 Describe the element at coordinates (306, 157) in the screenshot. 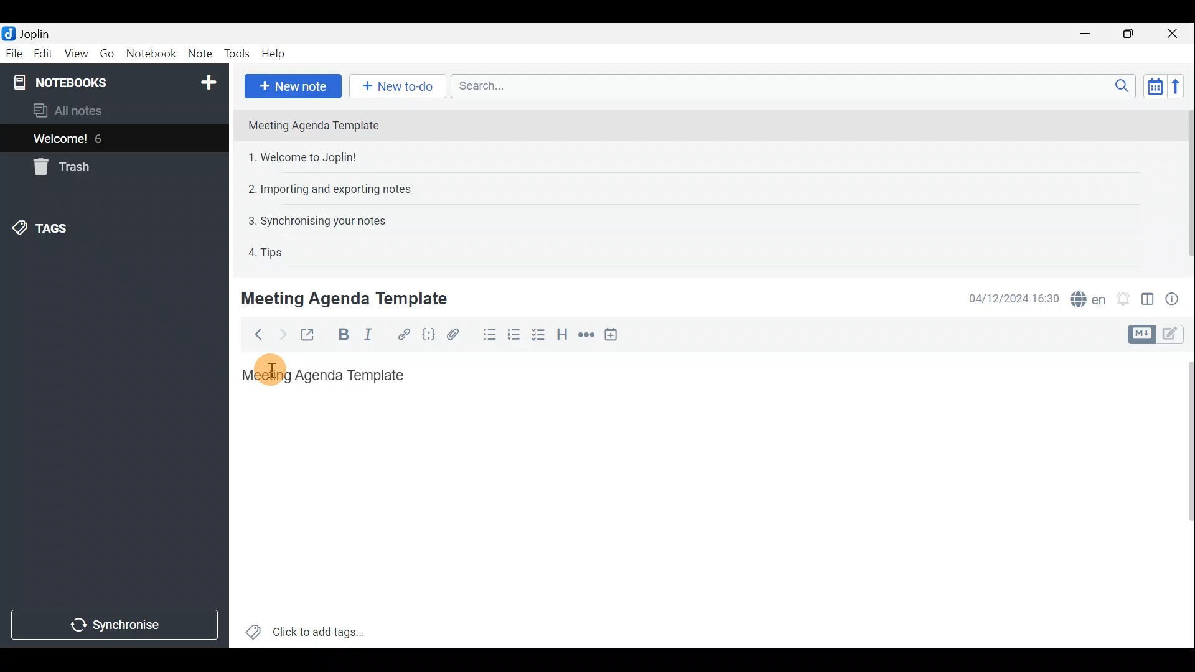

I see `1. Welcome to Joplin!` at that location.